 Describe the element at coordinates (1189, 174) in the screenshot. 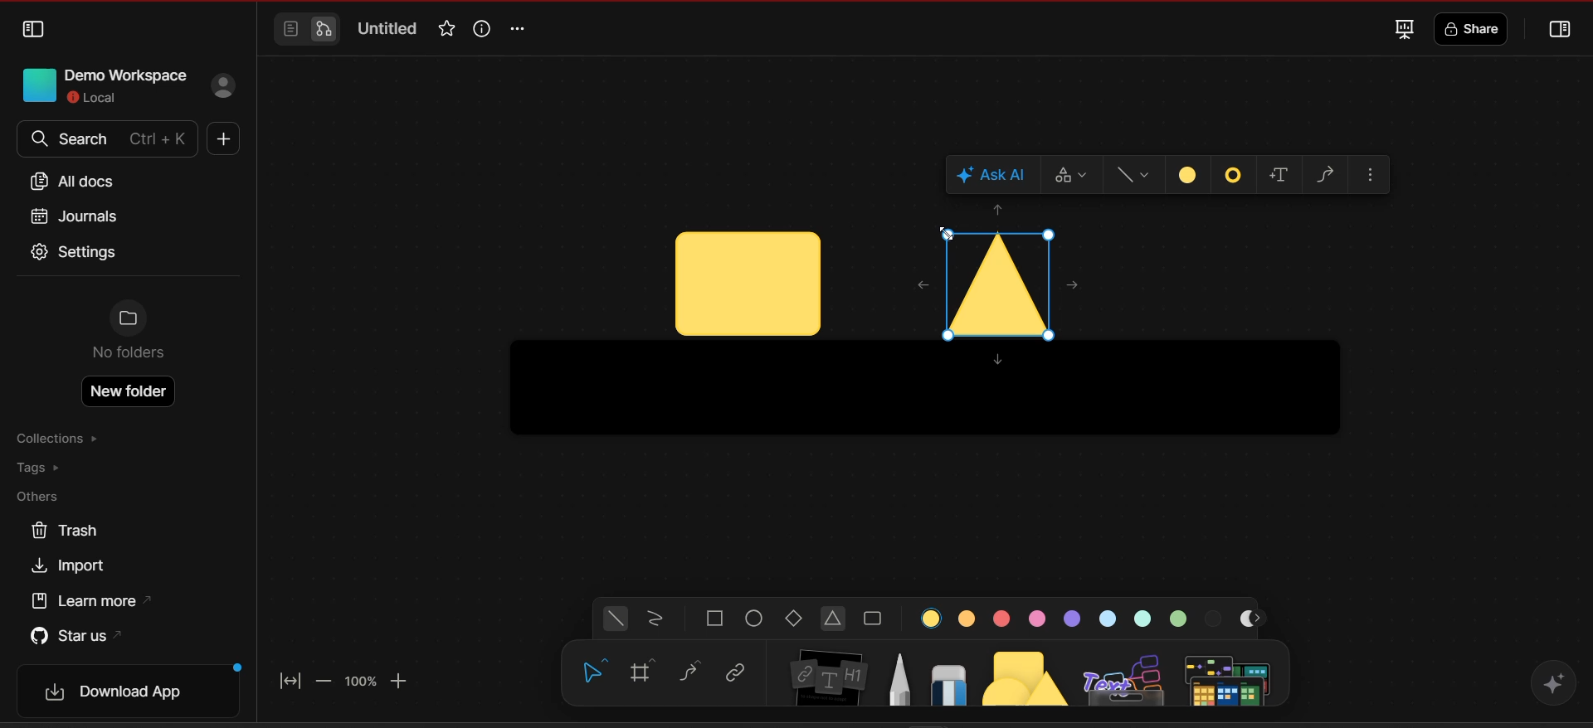

I see `fill color` at that location.